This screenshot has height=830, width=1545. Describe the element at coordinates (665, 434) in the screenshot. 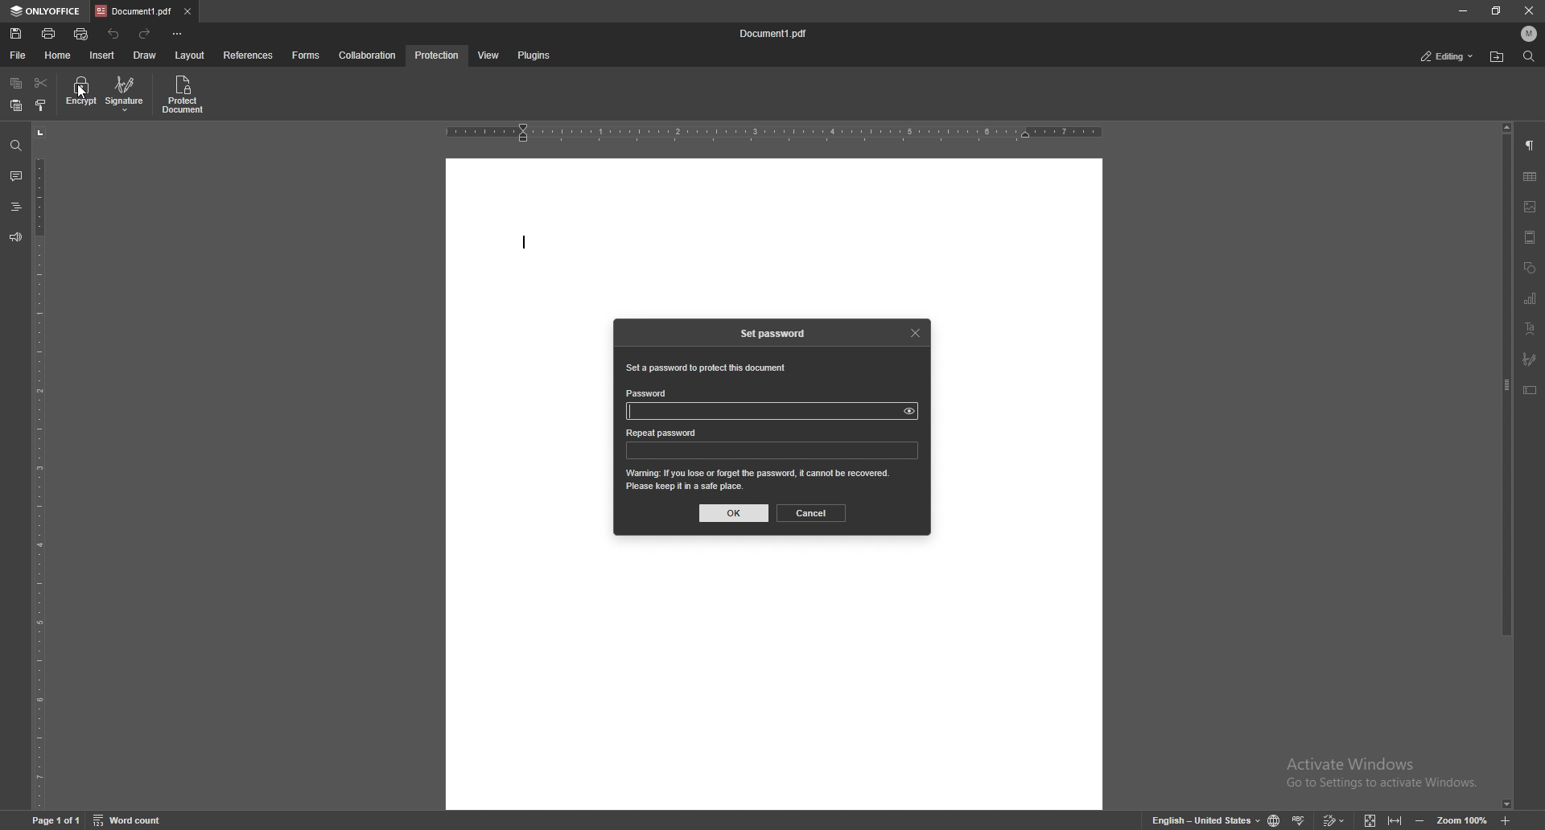

I see `repeat password` at that location.